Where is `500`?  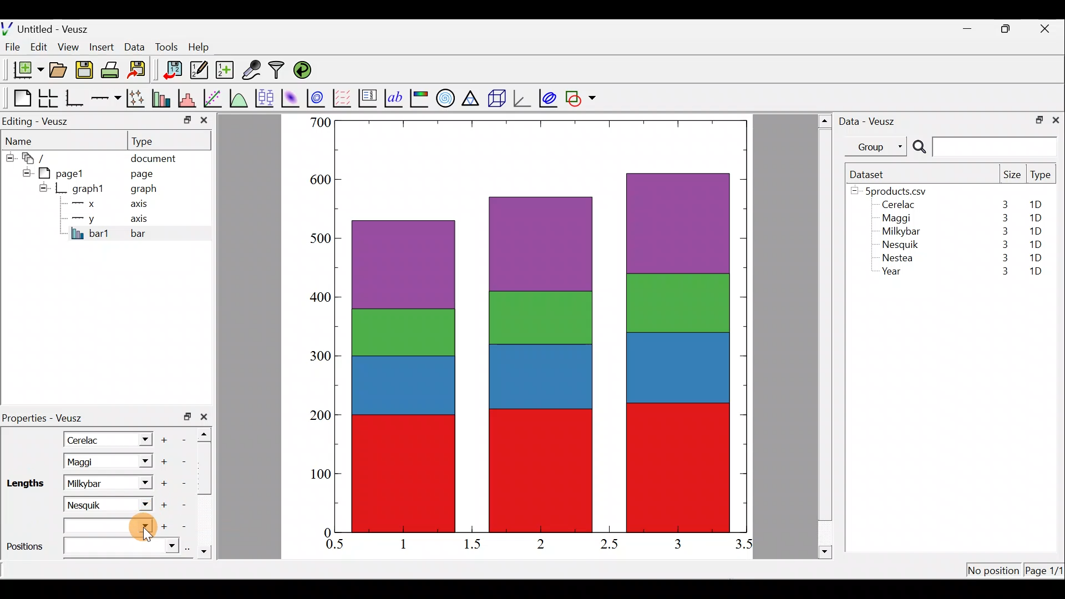
500 is located at coordinates (319, 122).